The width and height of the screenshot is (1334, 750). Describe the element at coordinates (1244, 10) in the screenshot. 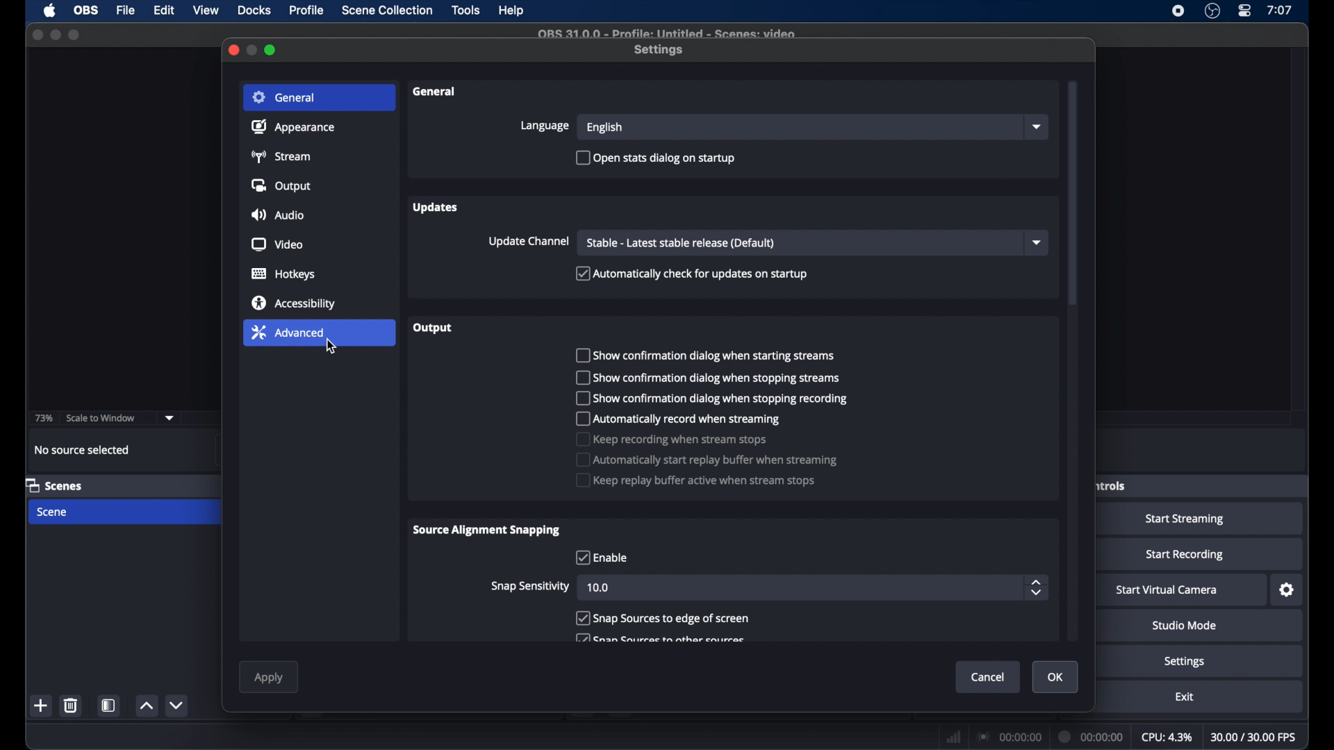

I see `control center` at that location.